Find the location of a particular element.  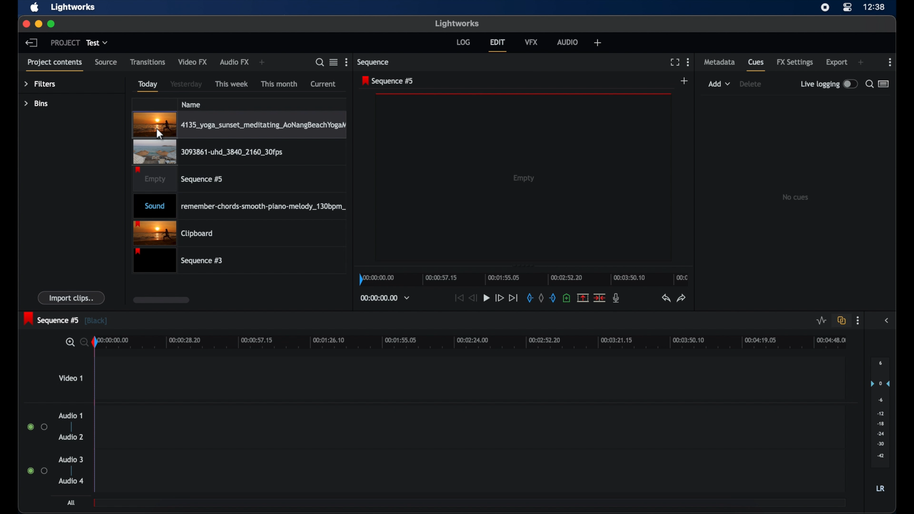

Mouse Cursor is located at coordinates (158, 135).